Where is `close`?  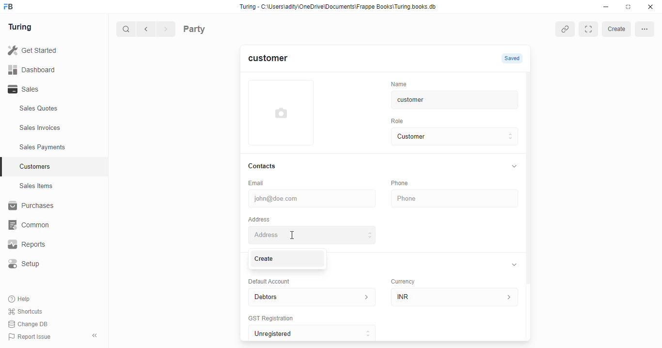 close is located at coordinates (652, 7).